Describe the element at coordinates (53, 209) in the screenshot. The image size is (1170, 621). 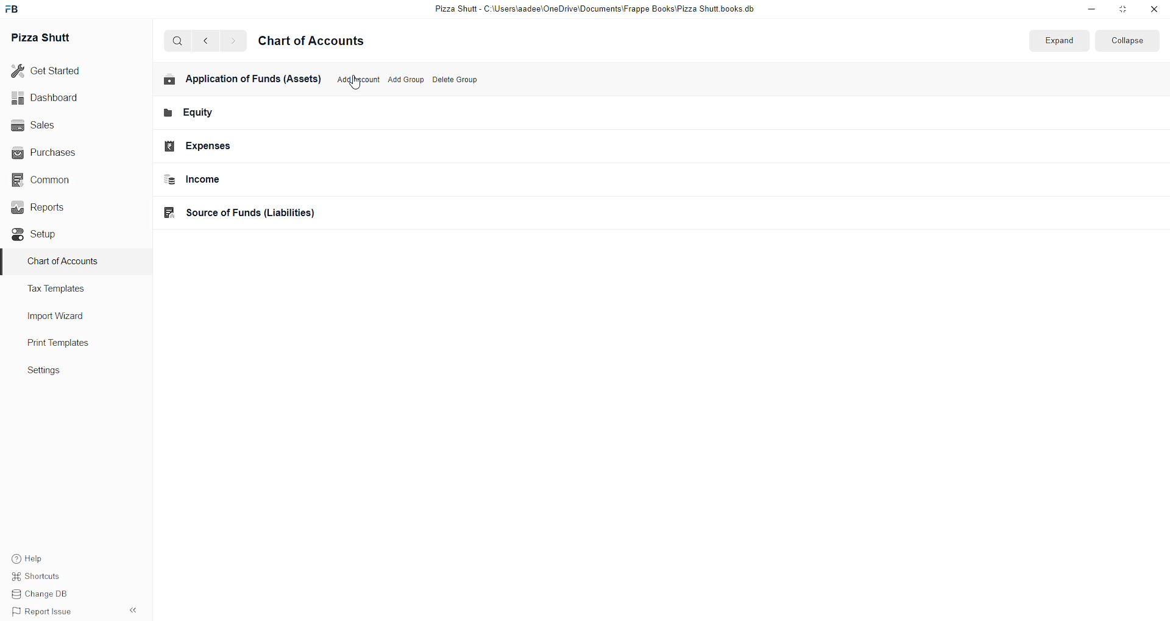
I see `Reports` at that location.